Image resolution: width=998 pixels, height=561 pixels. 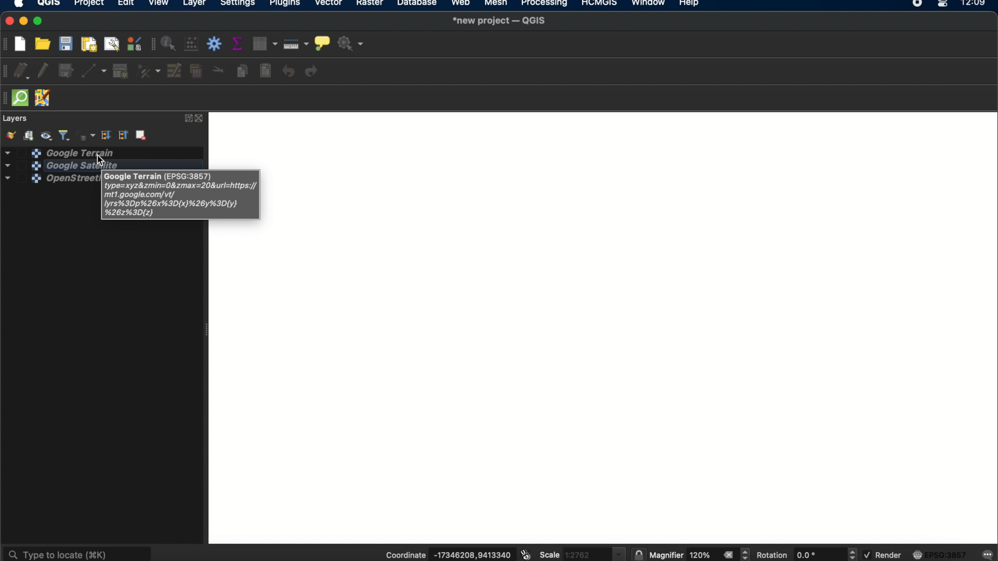 I want to click on identify features, so click(x=170, y=44).